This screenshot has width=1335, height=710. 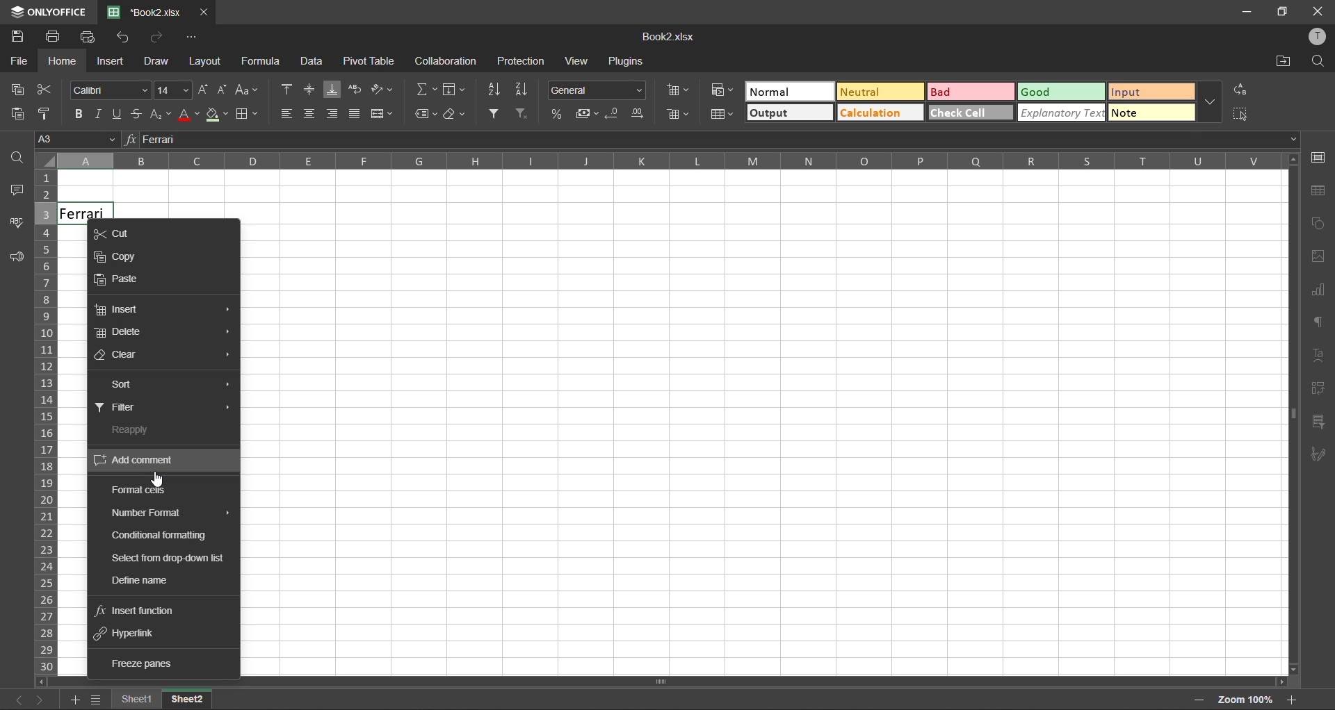 I want to click on save, so click(x=17, y=37).